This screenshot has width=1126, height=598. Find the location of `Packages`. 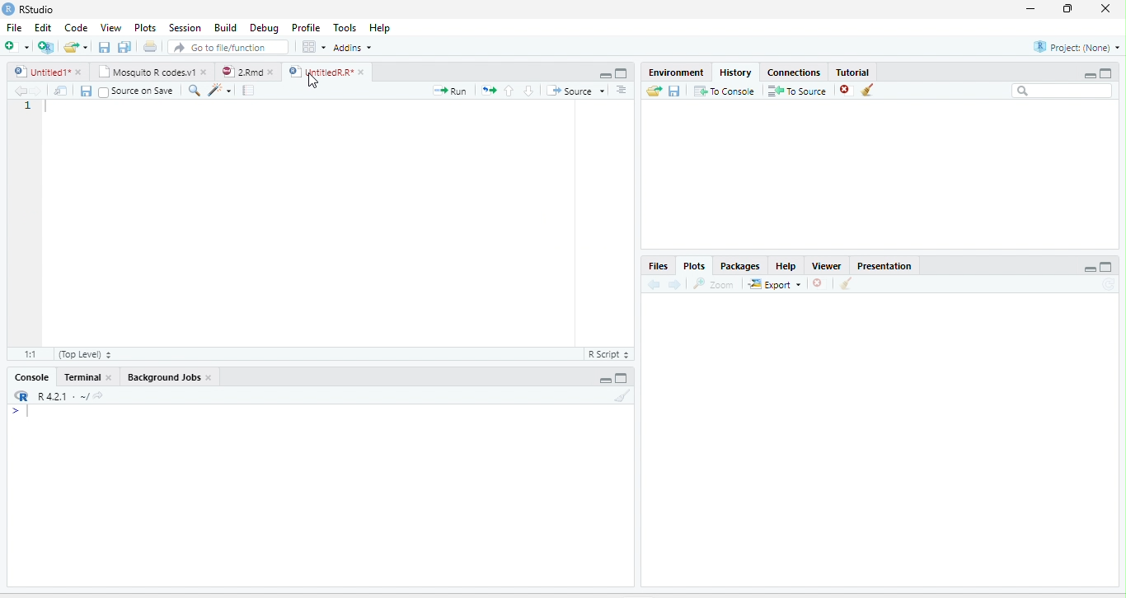

Packages is located at coordinates (739, 265).